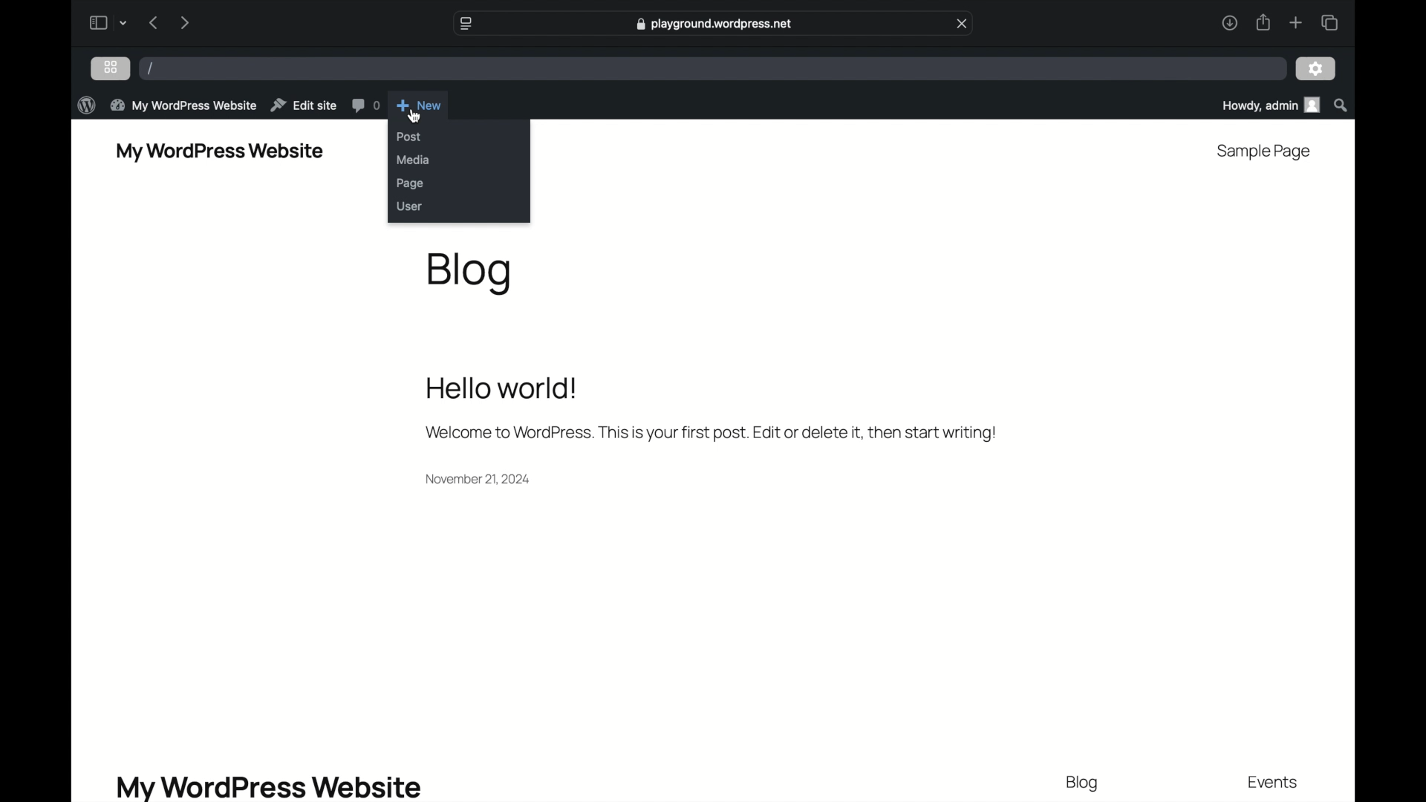  I want to click on my wordpress website, so click(220, 152).